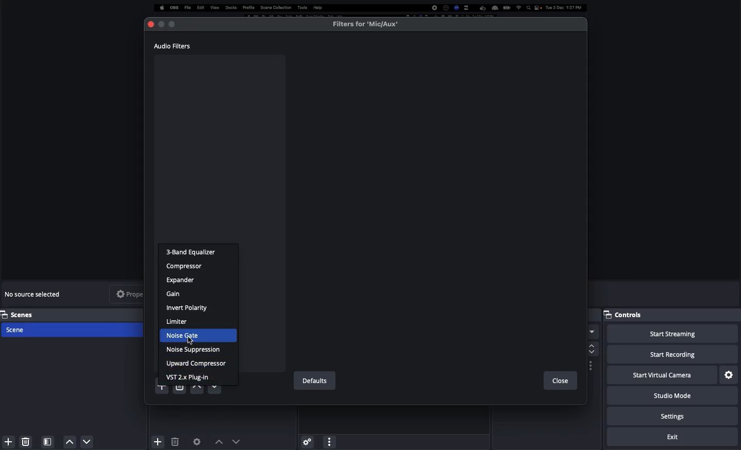 The width and height of the screenshot is (741, 450). What do you see at coordinates (196, 351) in the screenshot?
I see `Noise suppression` at bounding box center [196, 351].